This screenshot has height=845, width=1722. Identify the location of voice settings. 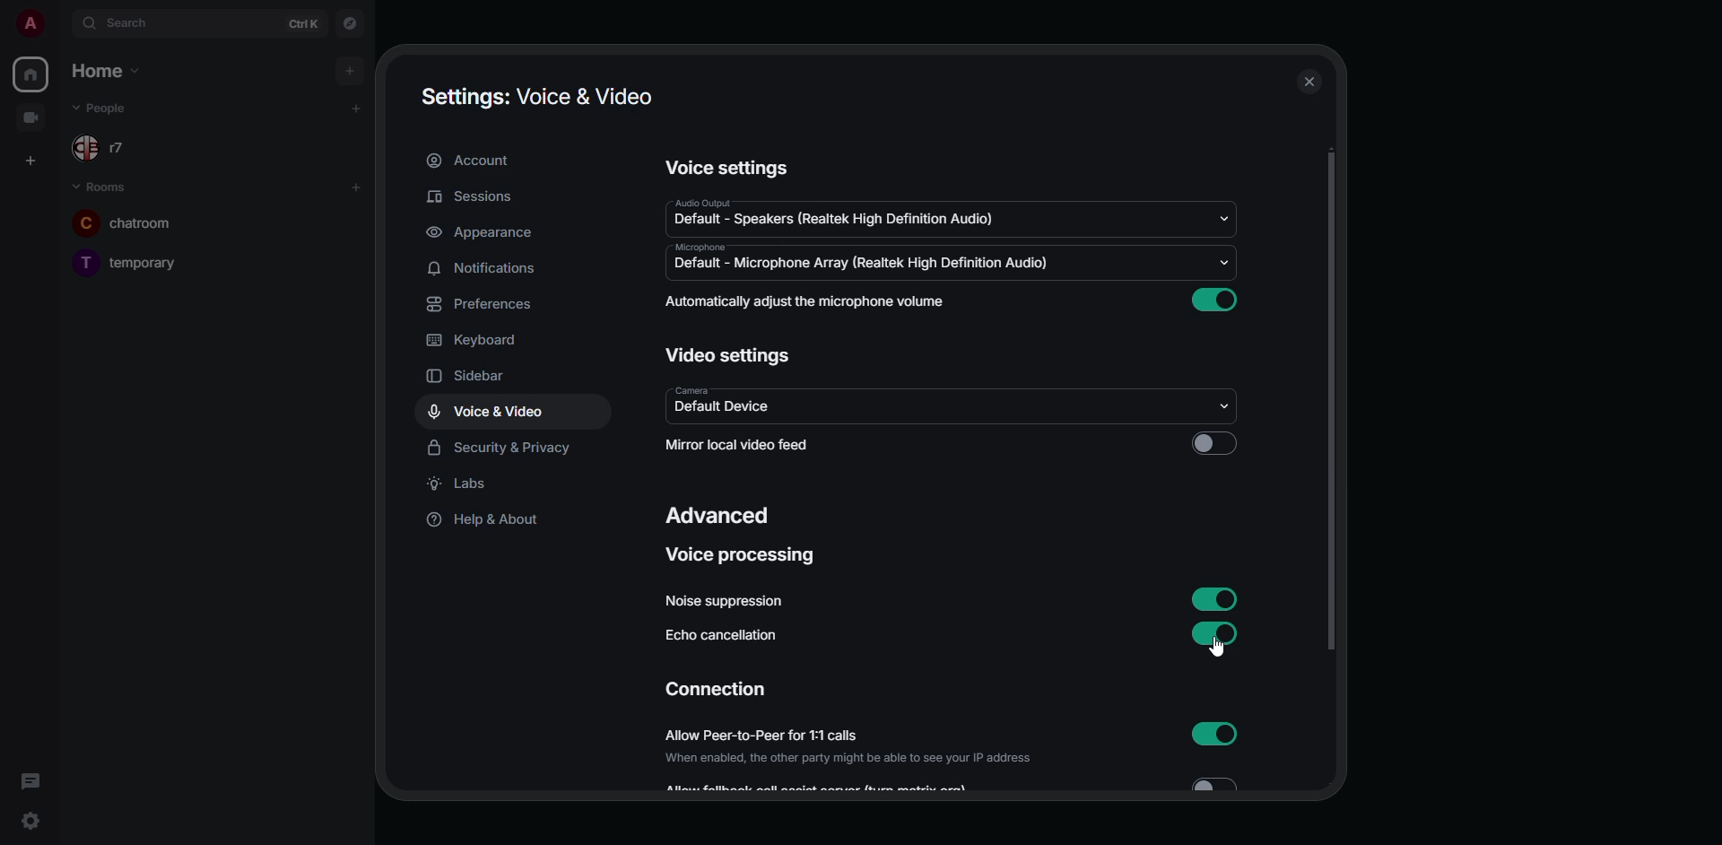
(726, 167).